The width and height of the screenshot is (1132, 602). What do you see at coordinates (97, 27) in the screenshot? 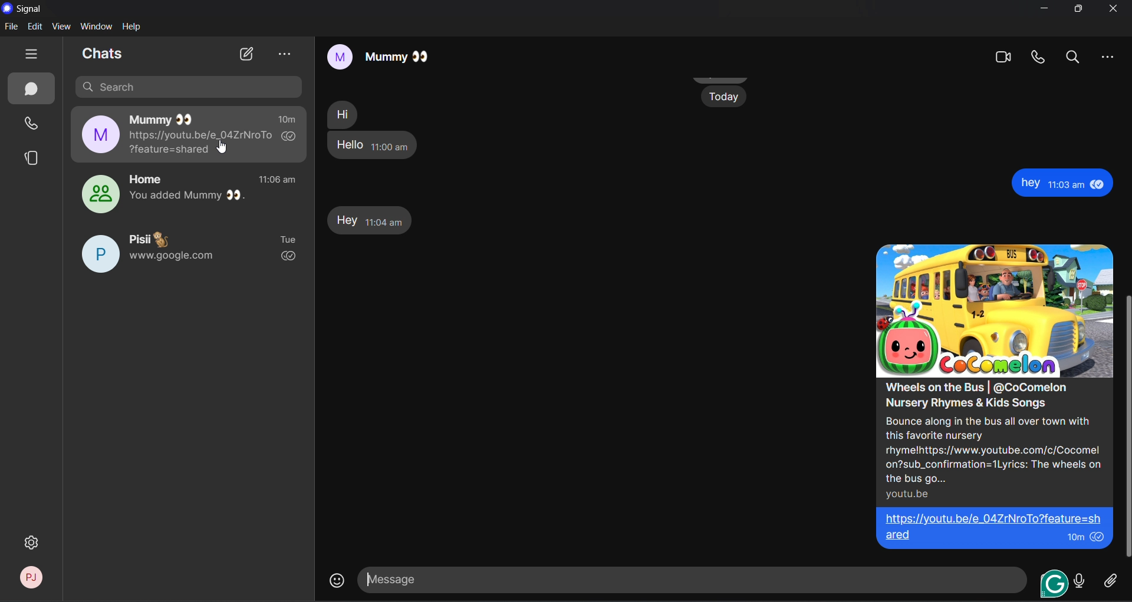
I see `window` at bounding box center [97, 27].